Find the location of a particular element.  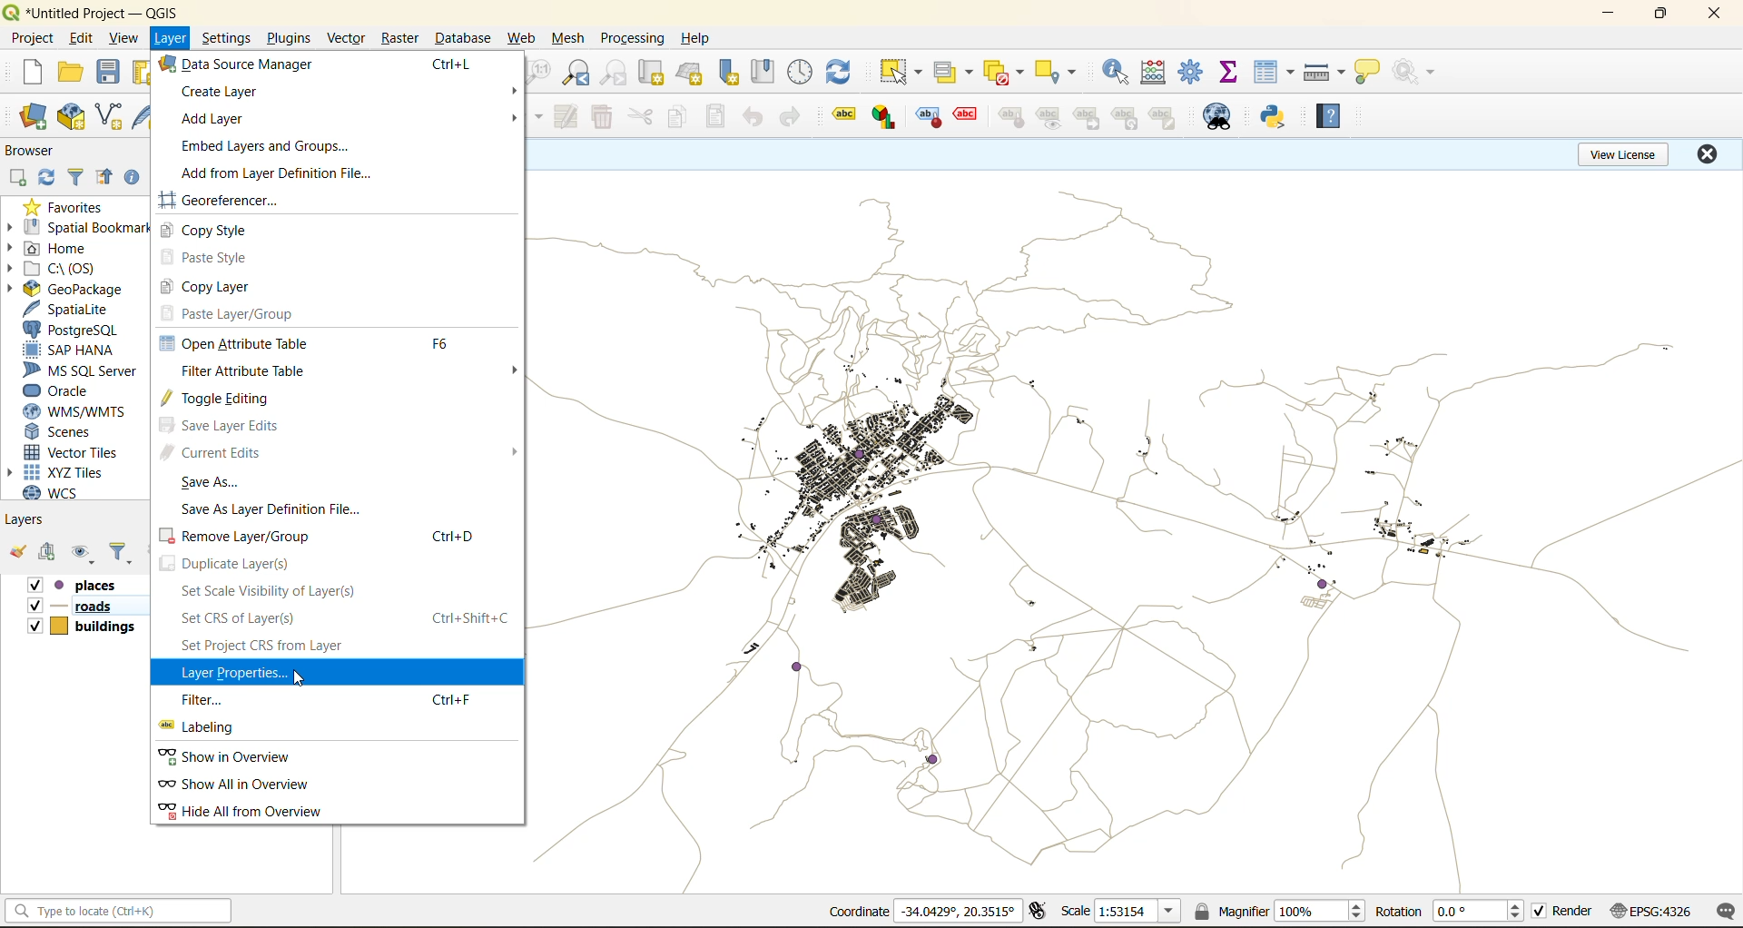

control  panel  is located at coordinates (798, 70).